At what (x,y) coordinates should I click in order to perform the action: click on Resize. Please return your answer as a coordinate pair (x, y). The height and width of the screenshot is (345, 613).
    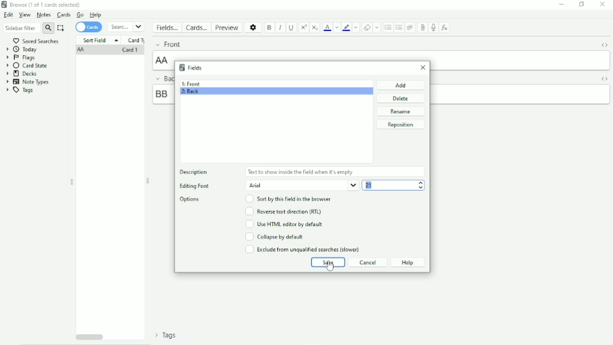
    Looking at the image, I should click on (148, 181).